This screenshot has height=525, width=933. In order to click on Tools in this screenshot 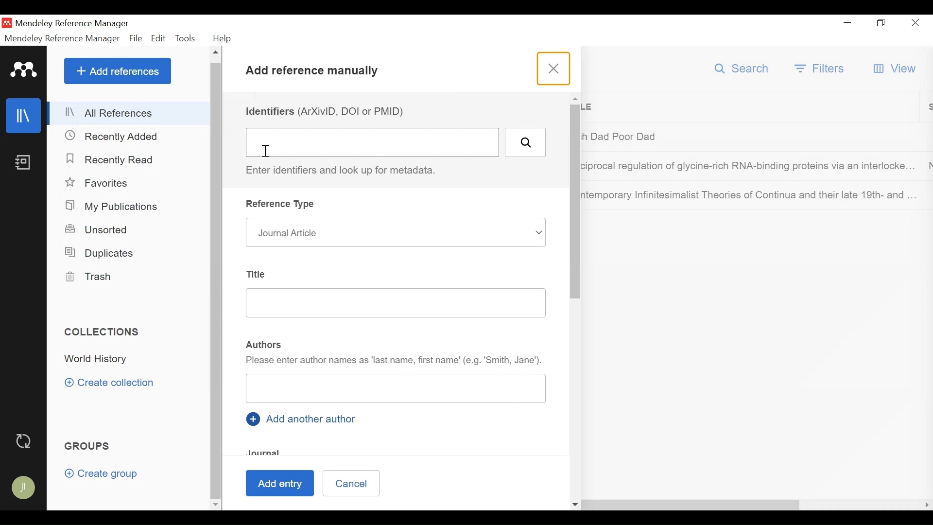, I will do `click(187, 38)`.